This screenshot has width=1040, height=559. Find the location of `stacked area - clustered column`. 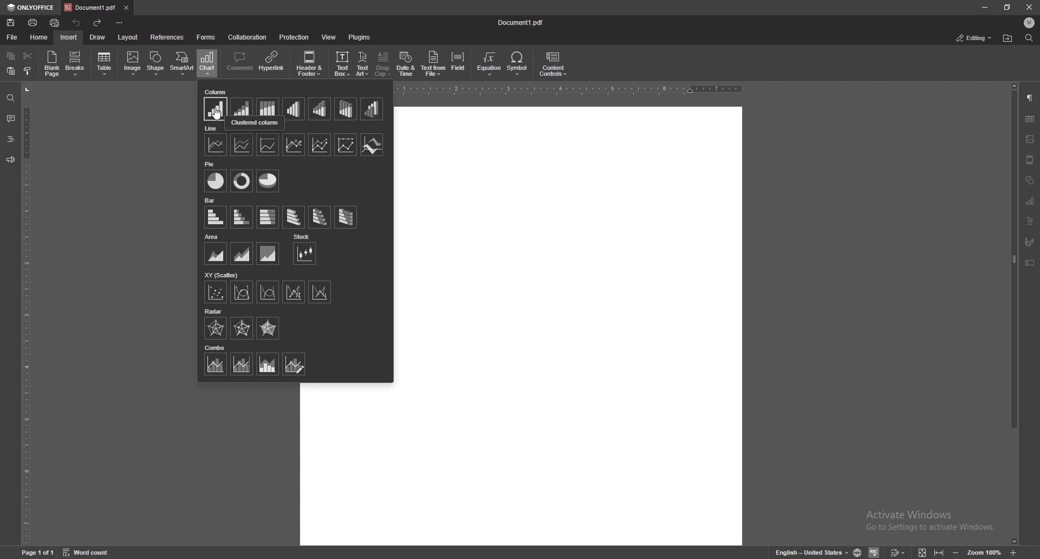

stacked area - clustered column is located at coordinates (268, 364).